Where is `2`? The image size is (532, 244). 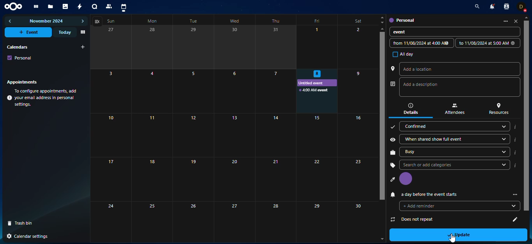 2 is located at coordinates (358, 47).